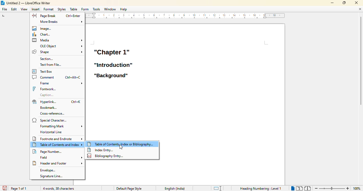  What do you see at coordinates (57, 52) in the screenshot?
I see `shape` at bounding box center [57, 52].